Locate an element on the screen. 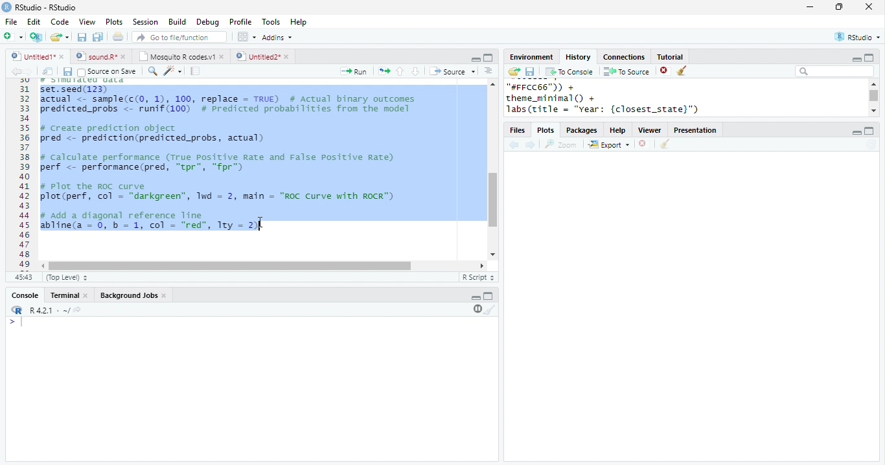 The height and width of the screenshot is (465, 885). up is located at coordinates (399, 71).